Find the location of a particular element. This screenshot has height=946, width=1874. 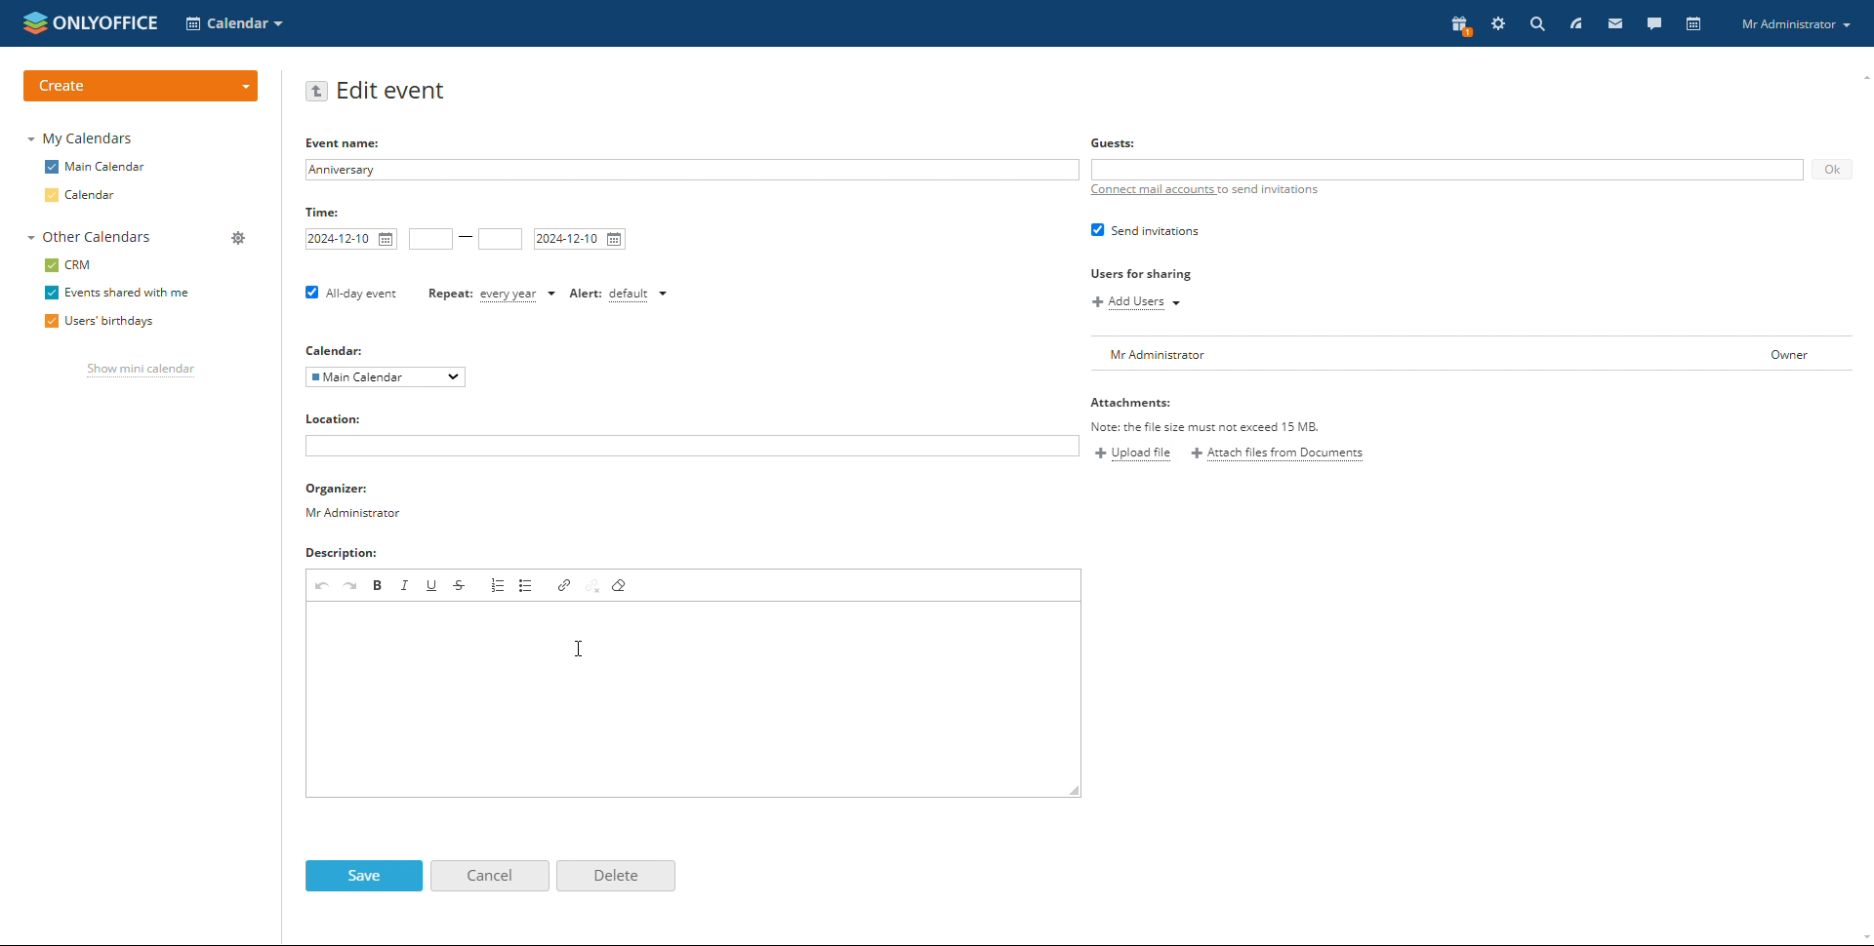

strikethrough is located at coordinates (459, 584).